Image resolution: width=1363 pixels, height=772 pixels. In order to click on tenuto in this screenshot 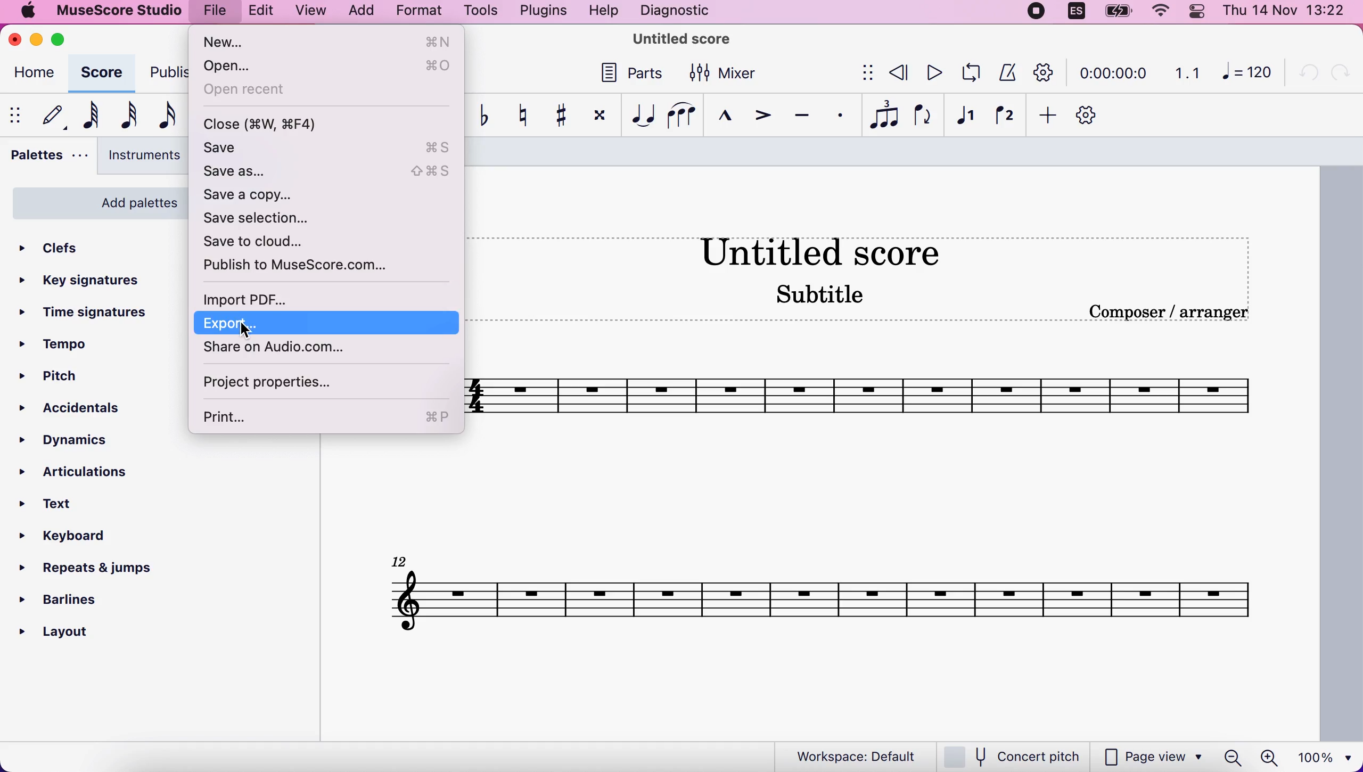, I will do `click(802, 118)`.